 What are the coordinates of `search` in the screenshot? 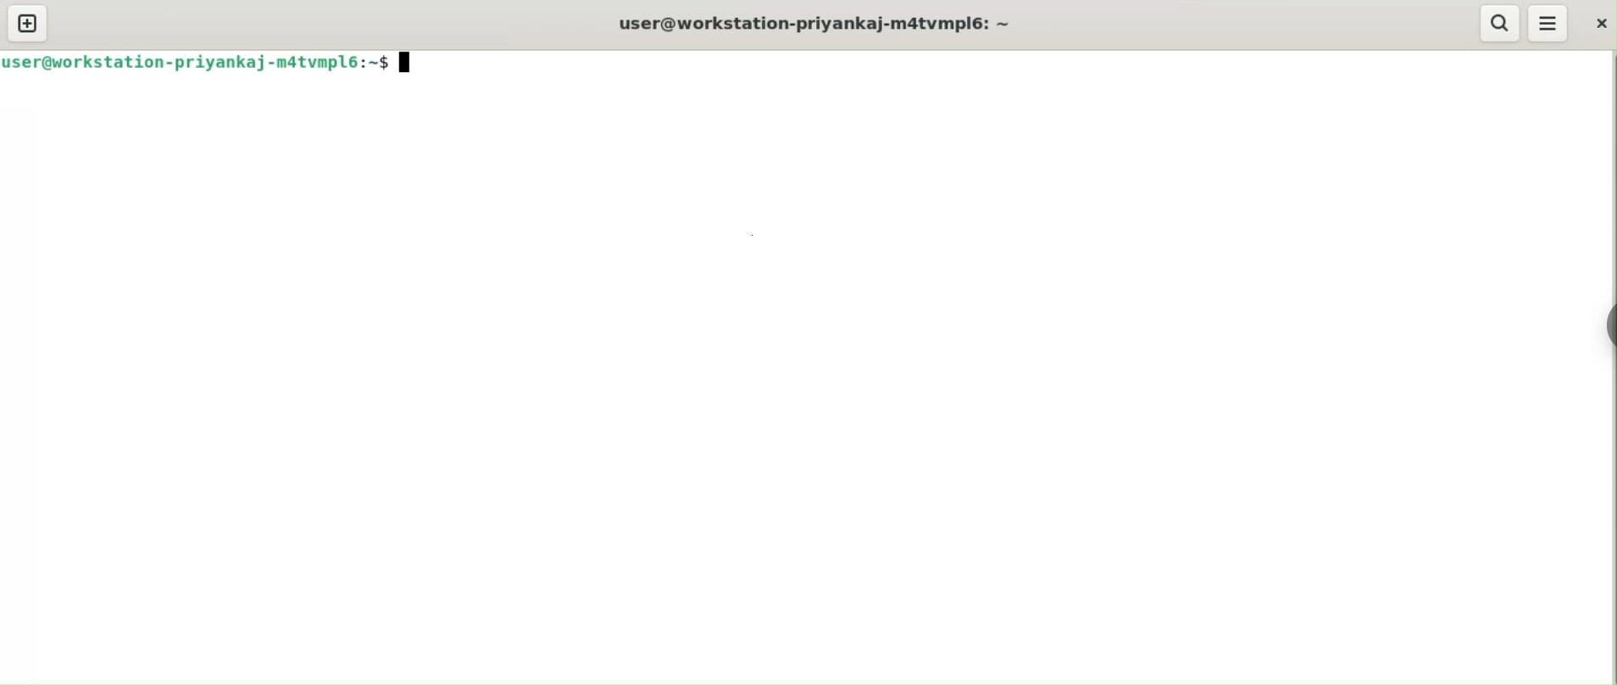 It's located at (1498, 24).